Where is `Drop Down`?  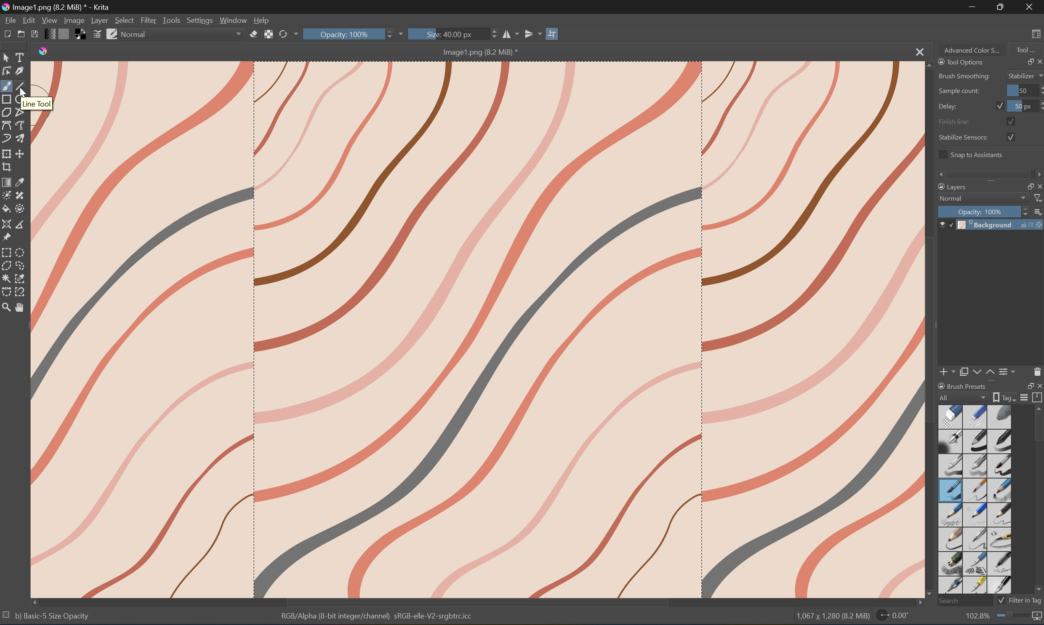 Drop Down is located at coordinates (405, 33).